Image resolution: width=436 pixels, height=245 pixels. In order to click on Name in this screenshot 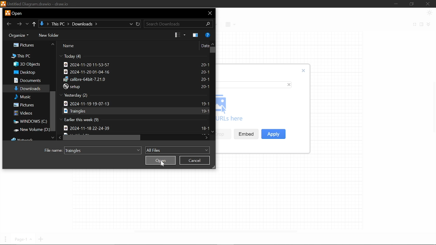, I will do `click(70, 46)`.